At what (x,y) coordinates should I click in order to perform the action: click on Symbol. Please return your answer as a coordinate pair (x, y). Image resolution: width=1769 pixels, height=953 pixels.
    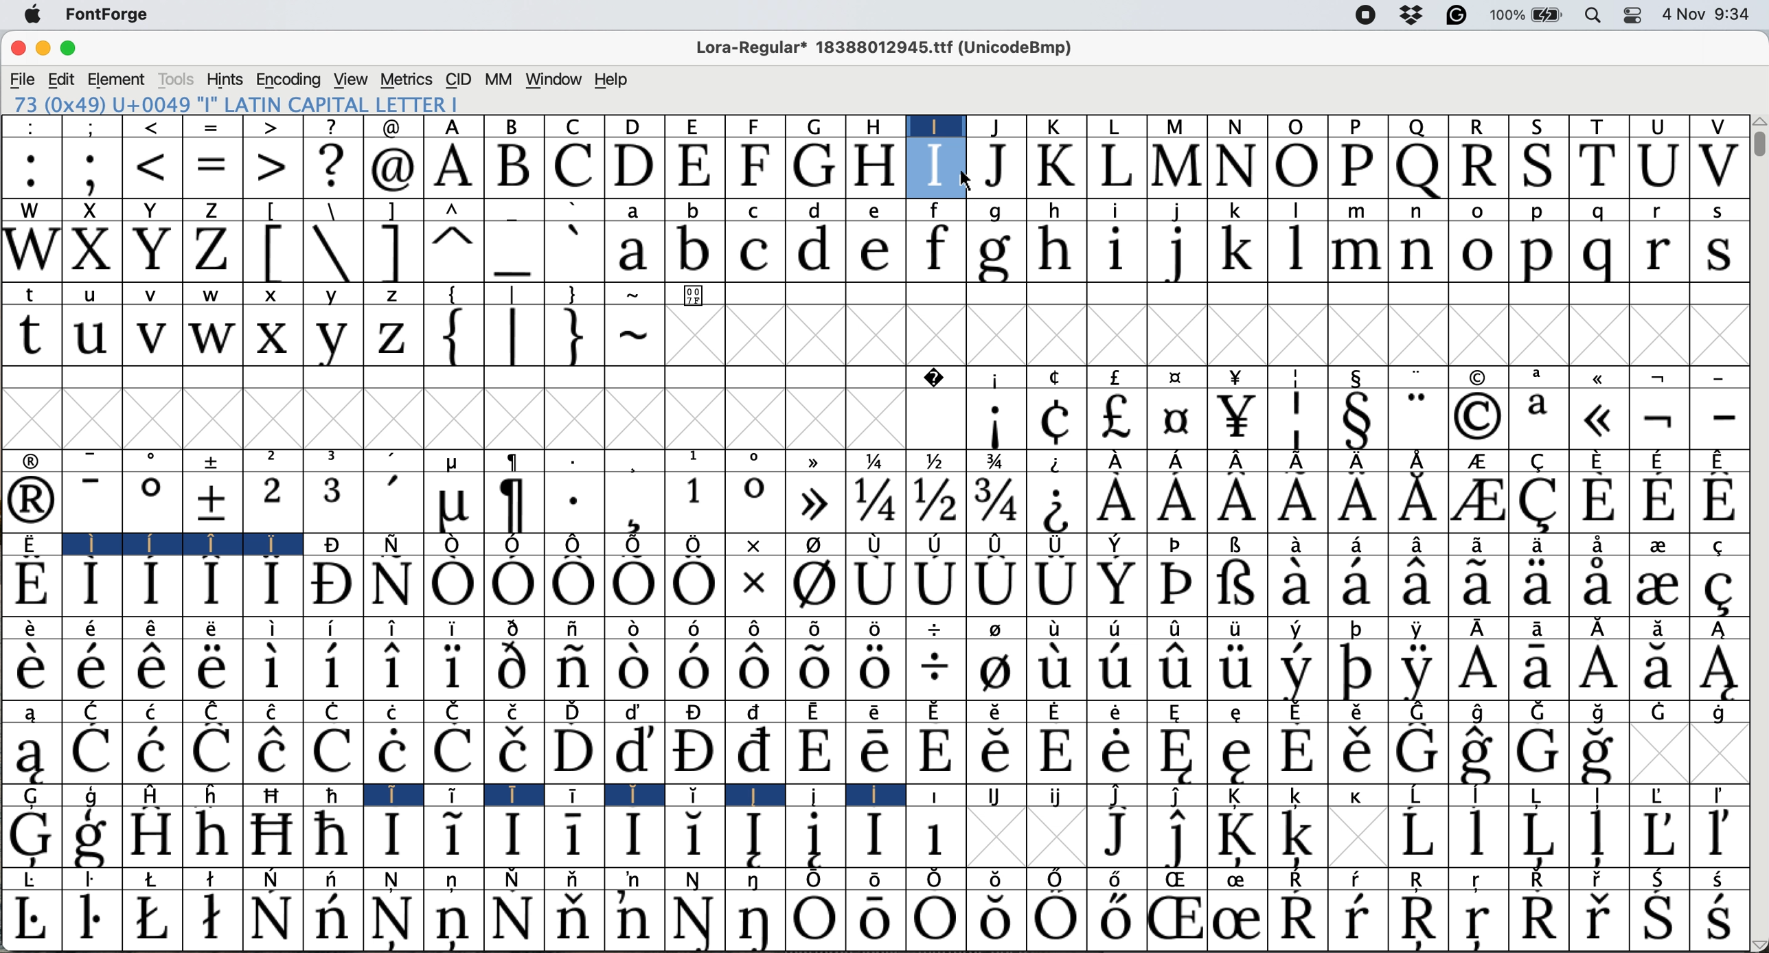
    Looking at the image, I should click on (695, 920).